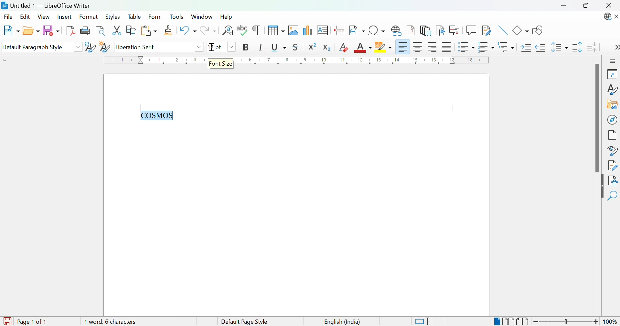 The height and width of the screenshot is (326, 620). Describe the element at coordinates (46, 5) in the screenshot. I see `Untitled 1 - LibreOffice Writer` at that location.